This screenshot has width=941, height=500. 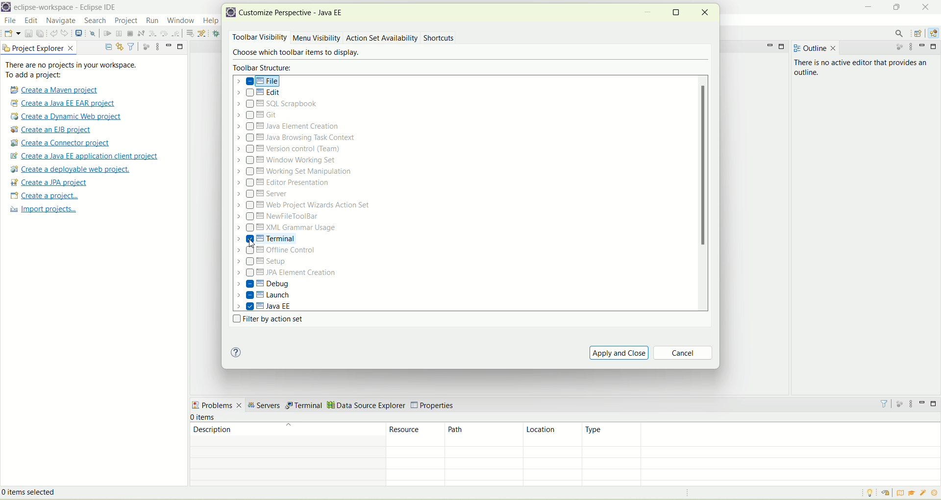 What do you see at coordinates (902, 493) in the screenshot?
I see `overview` at bounding box center [902, 493].